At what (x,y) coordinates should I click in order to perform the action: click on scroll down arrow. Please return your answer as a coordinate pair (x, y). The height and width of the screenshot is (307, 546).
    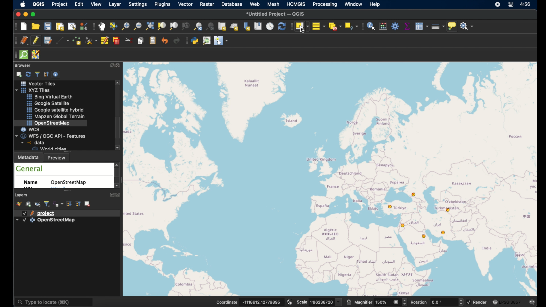
    Looking at the image, I should click on (116, 186).